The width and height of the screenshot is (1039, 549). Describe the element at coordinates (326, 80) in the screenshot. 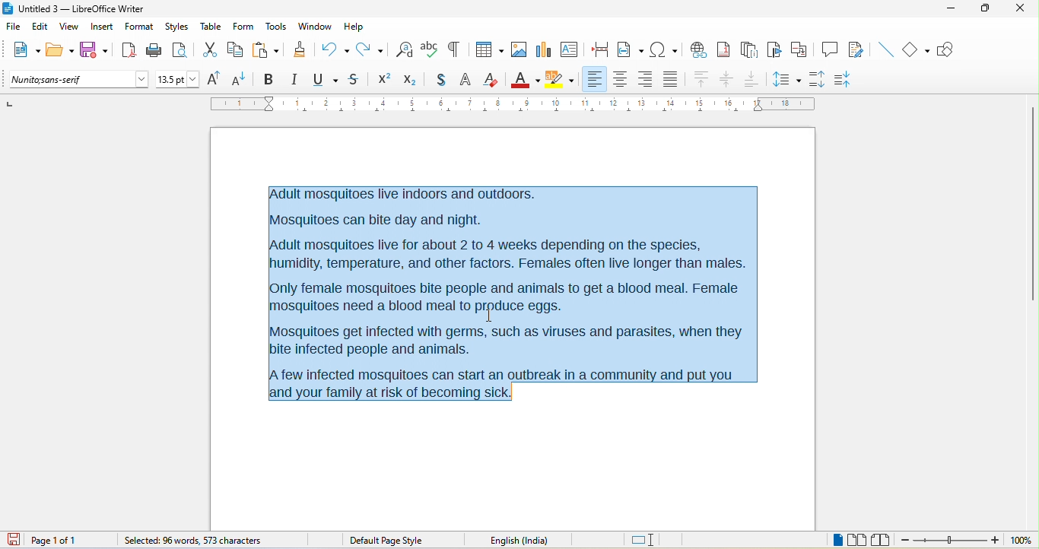

I see `underline` at that location.